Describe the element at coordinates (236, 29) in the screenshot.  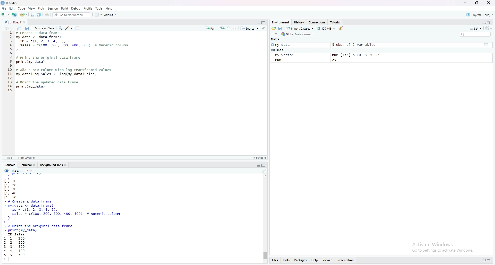
I see `go to next section/chunk` at that location.